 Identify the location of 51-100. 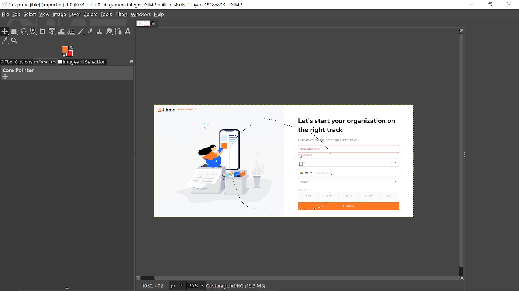
(369, 196).